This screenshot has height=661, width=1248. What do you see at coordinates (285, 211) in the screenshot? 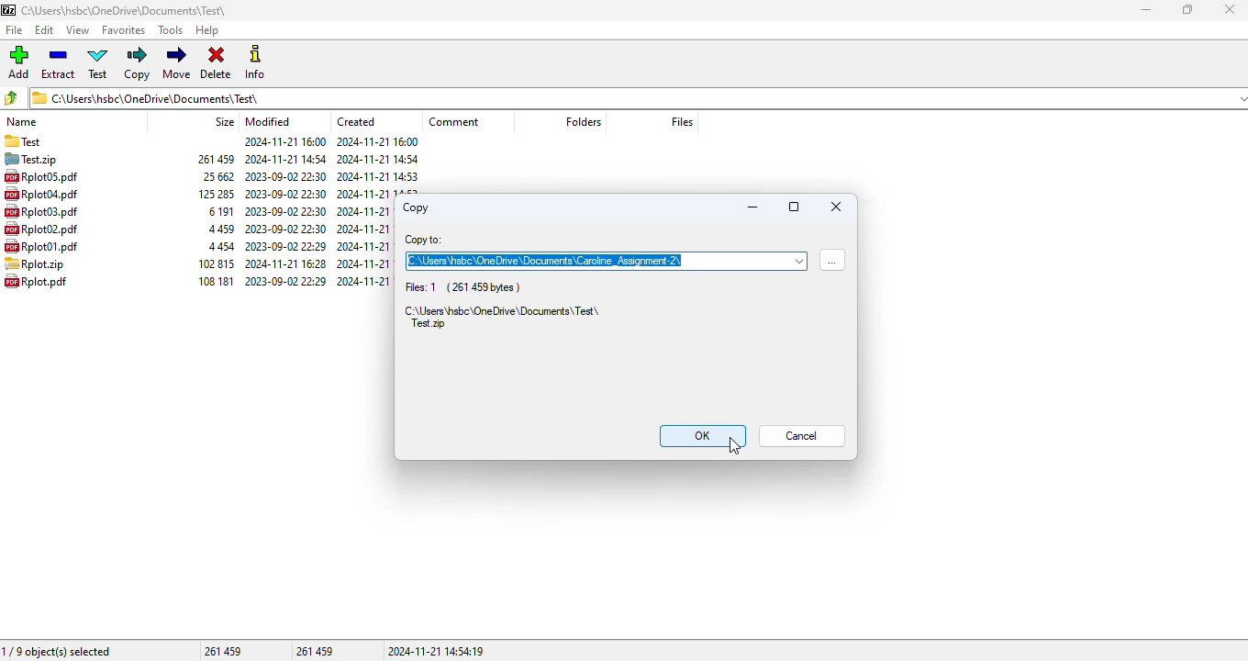
I see `modified date & time` at bounding box center [285, 211].